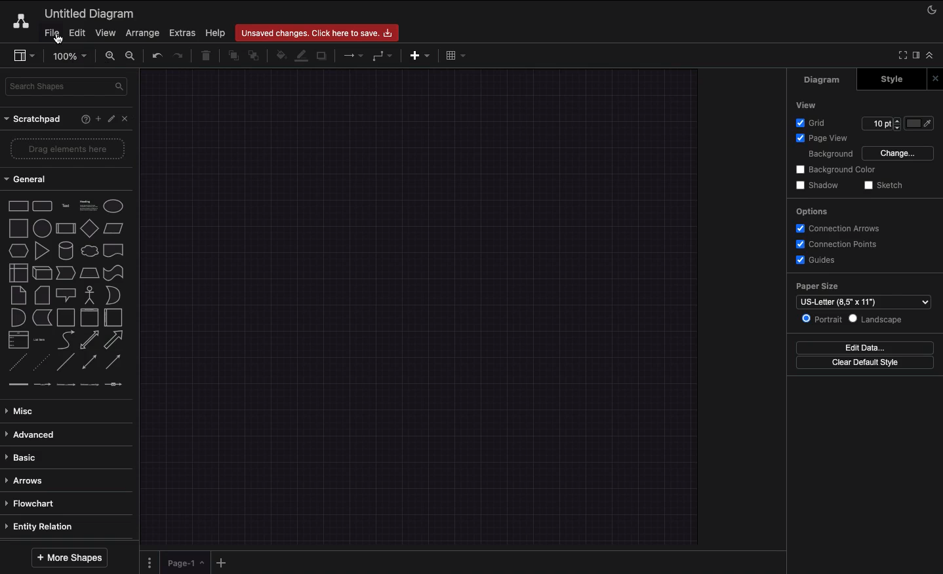  What do you see at coordinates (64, 384) in the screenshot?
I see `connector 3` at bounding box center [64, 384].